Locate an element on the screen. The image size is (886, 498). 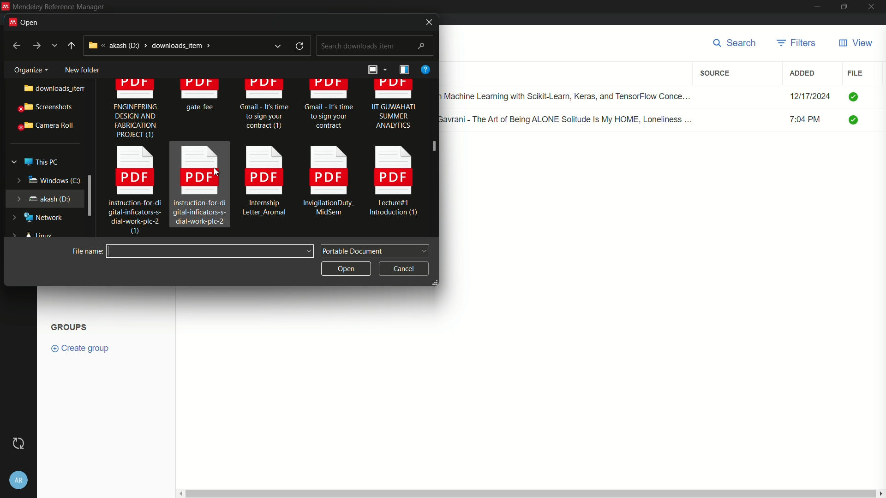
ENGINEERING
DESIGN AND

FABRICATION
PROJECT (1) is located at coordinates (135, 111).